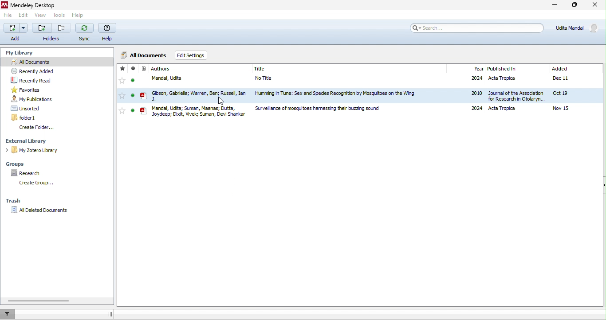 The height and width of the screenshot is (320, 606). I want to click on minimize, so click(553, 5).